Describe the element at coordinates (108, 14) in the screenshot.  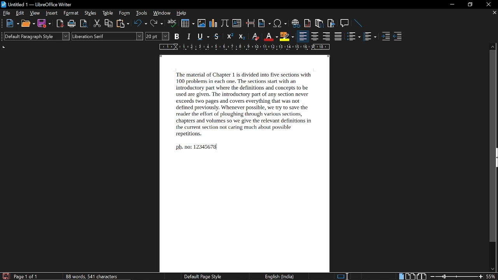
I see `table` at that location.